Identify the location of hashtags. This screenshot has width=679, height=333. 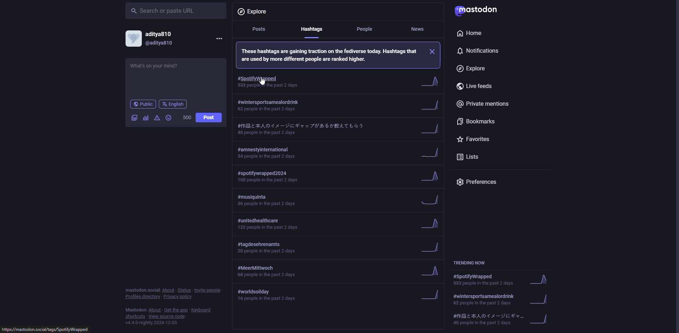
(310, 29).